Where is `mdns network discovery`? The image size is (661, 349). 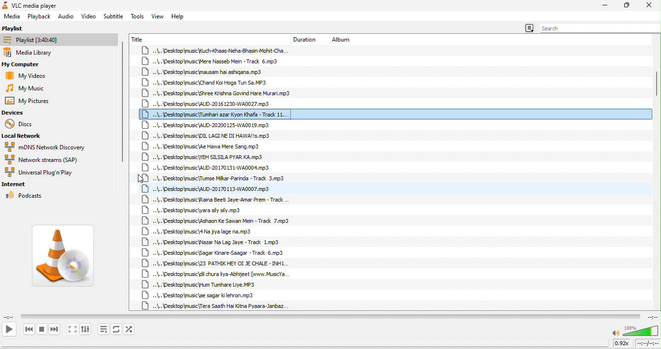
mdns network discovery is located at coordinates (45, 146).